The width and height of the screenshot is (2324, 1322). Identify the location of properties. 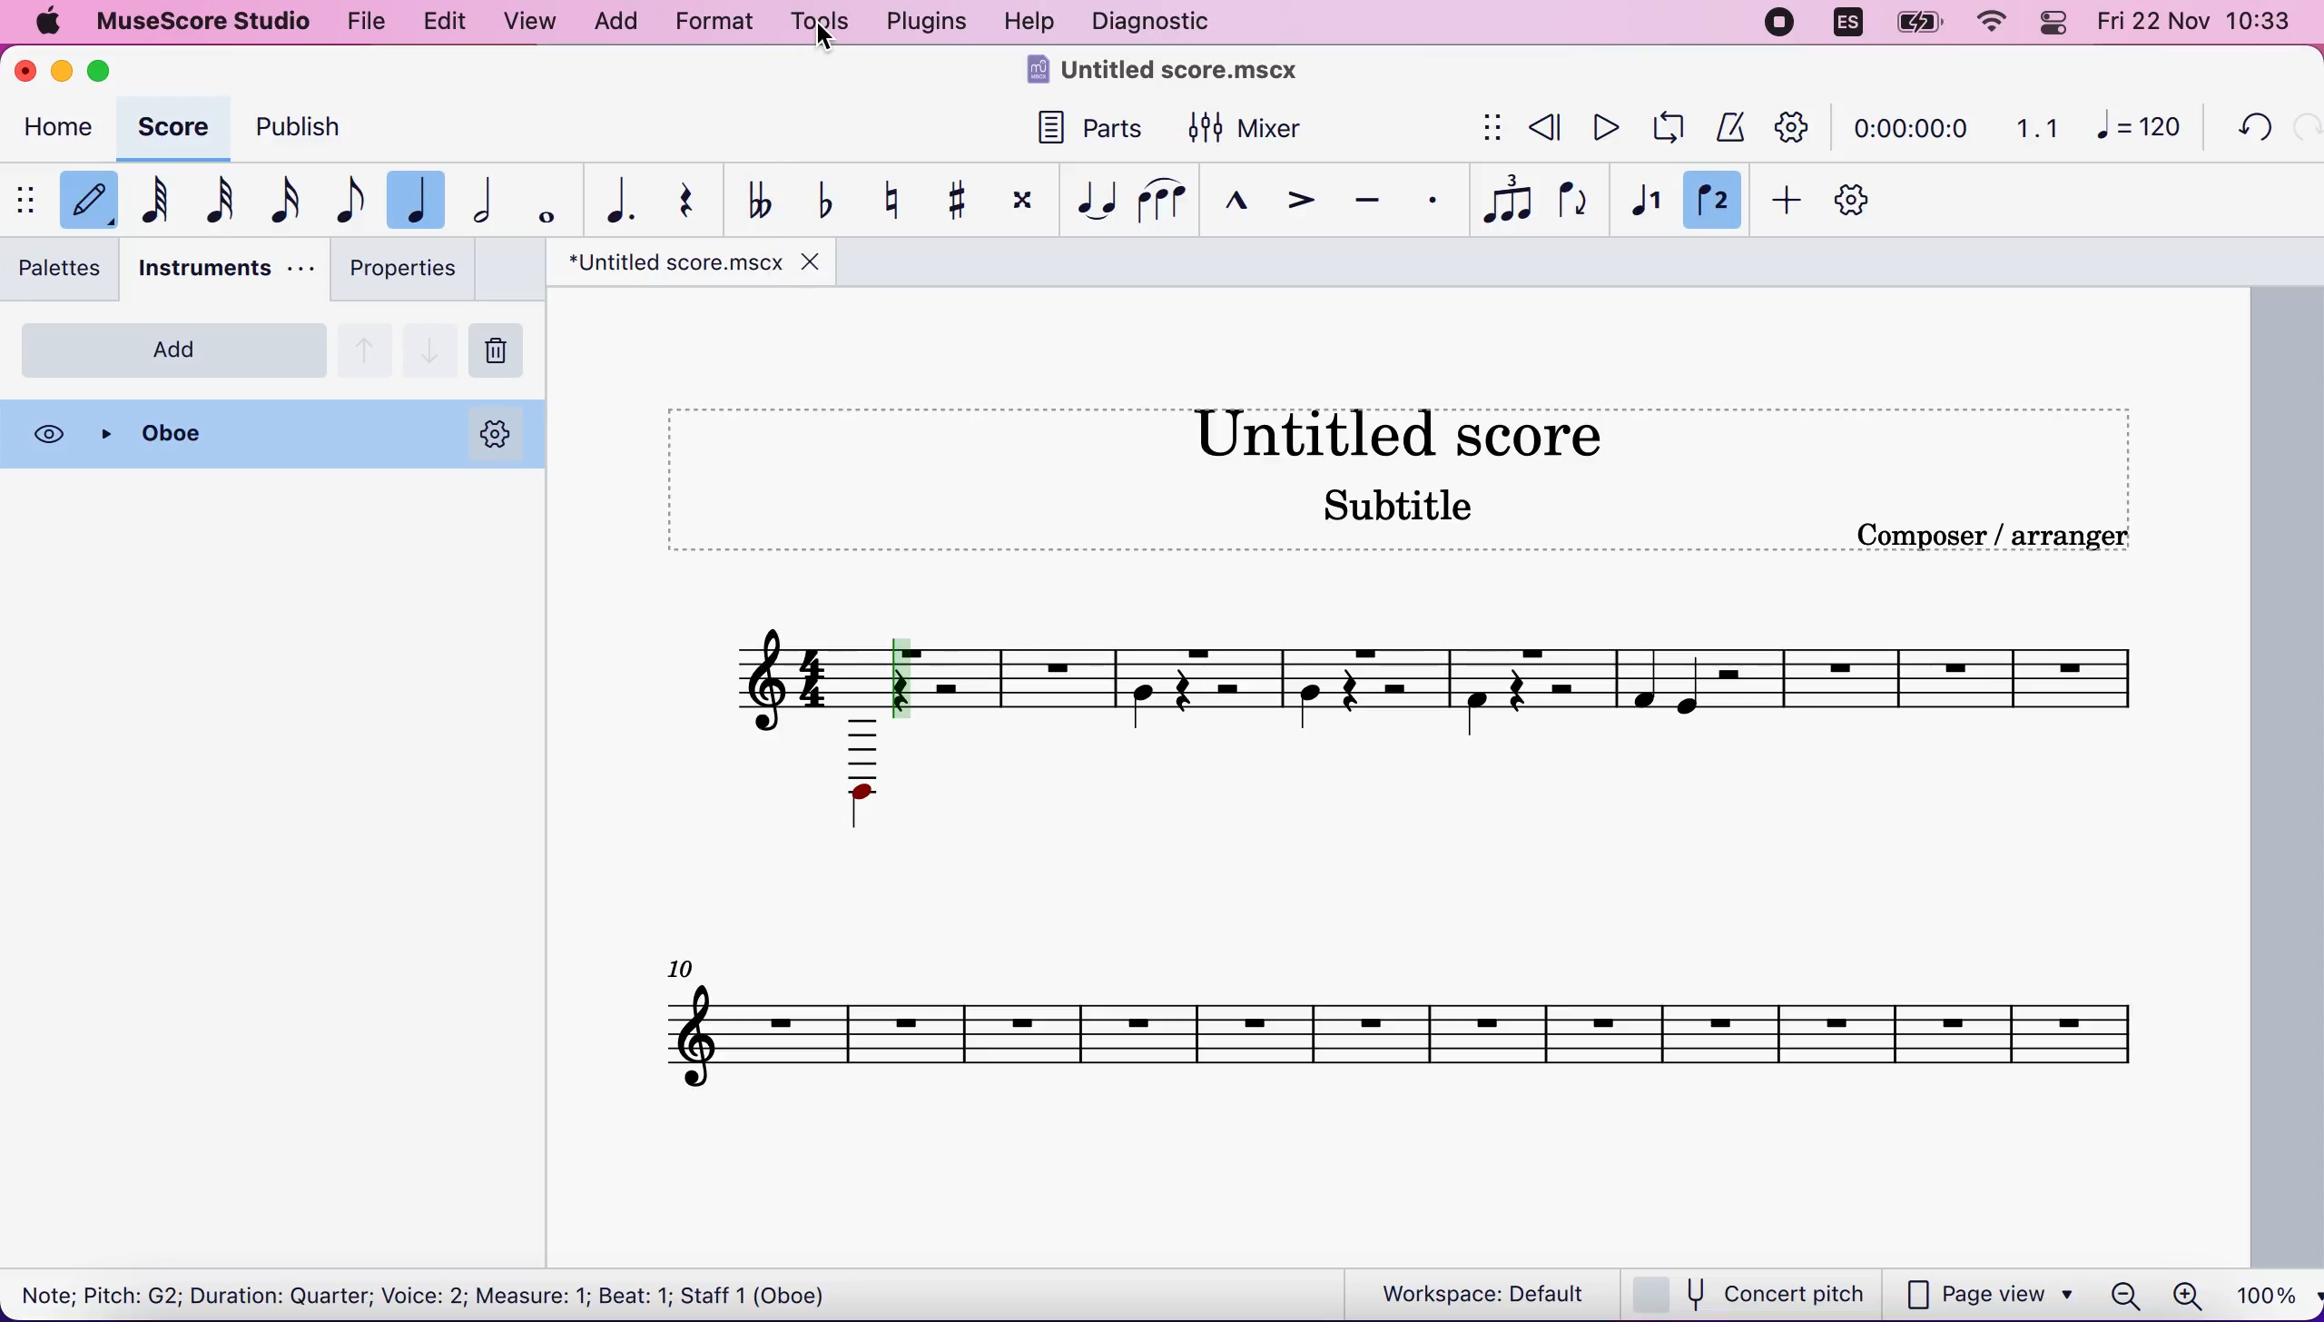
(409, 272).